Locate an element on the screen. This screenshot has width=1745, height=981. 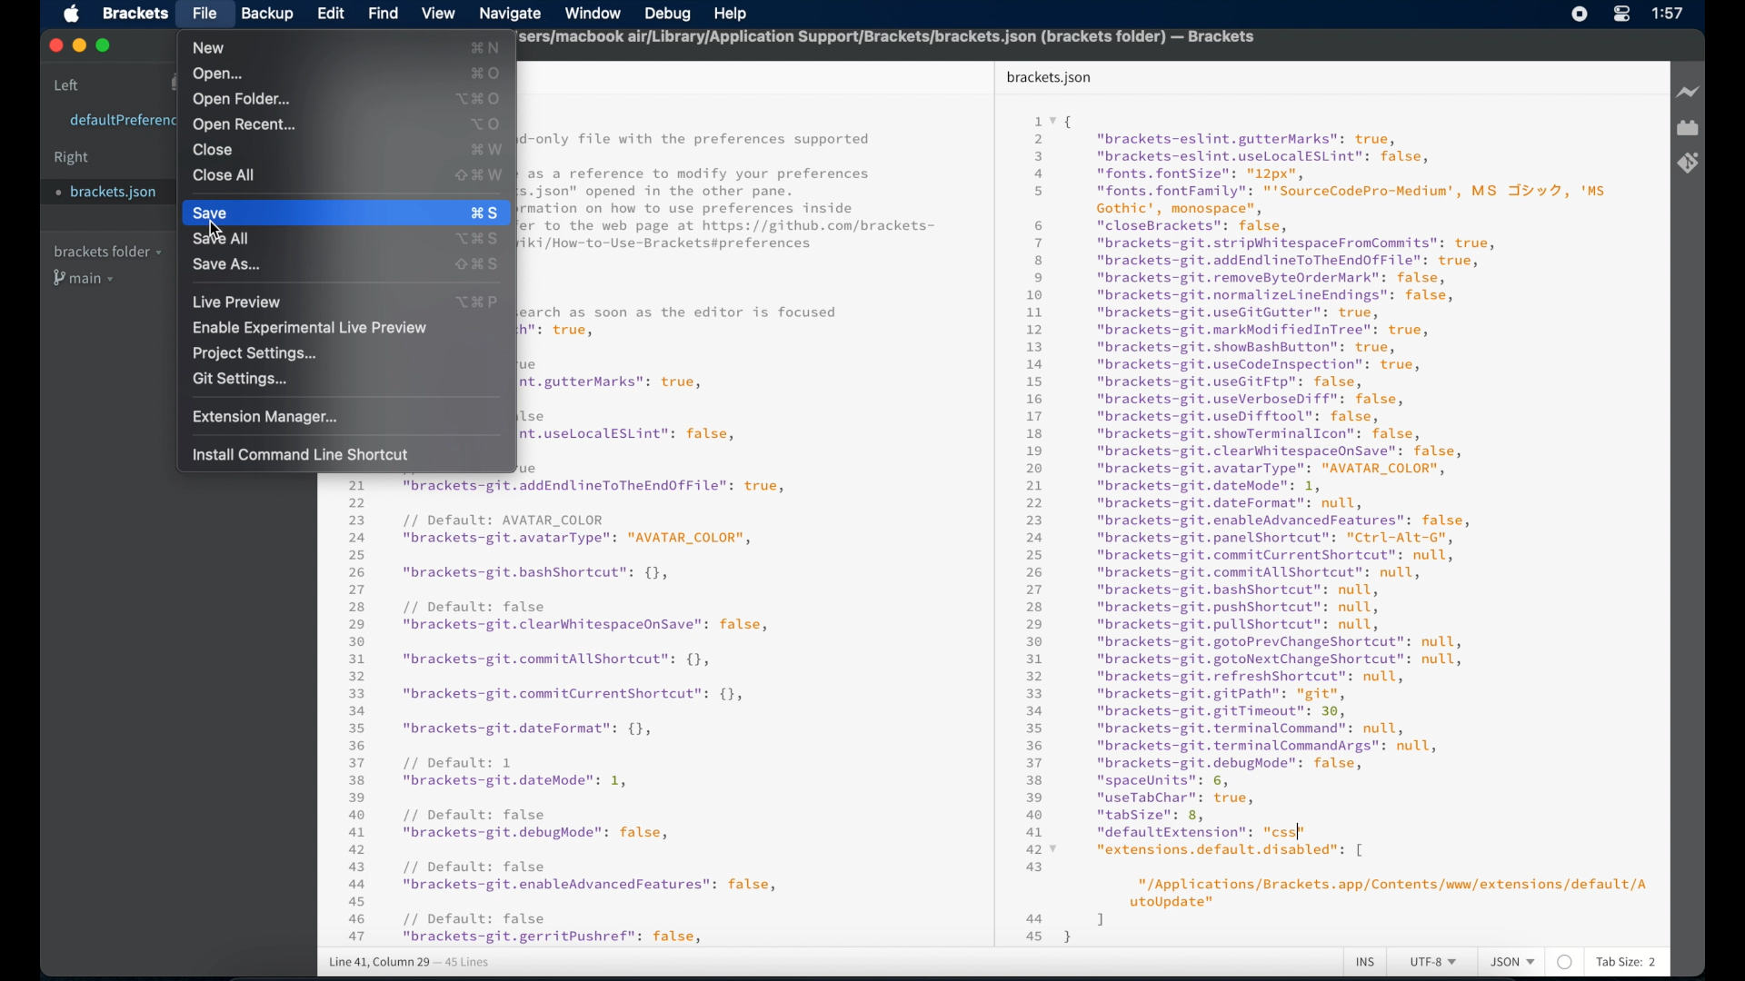
close shortcut is located at coordinates (481, 150).